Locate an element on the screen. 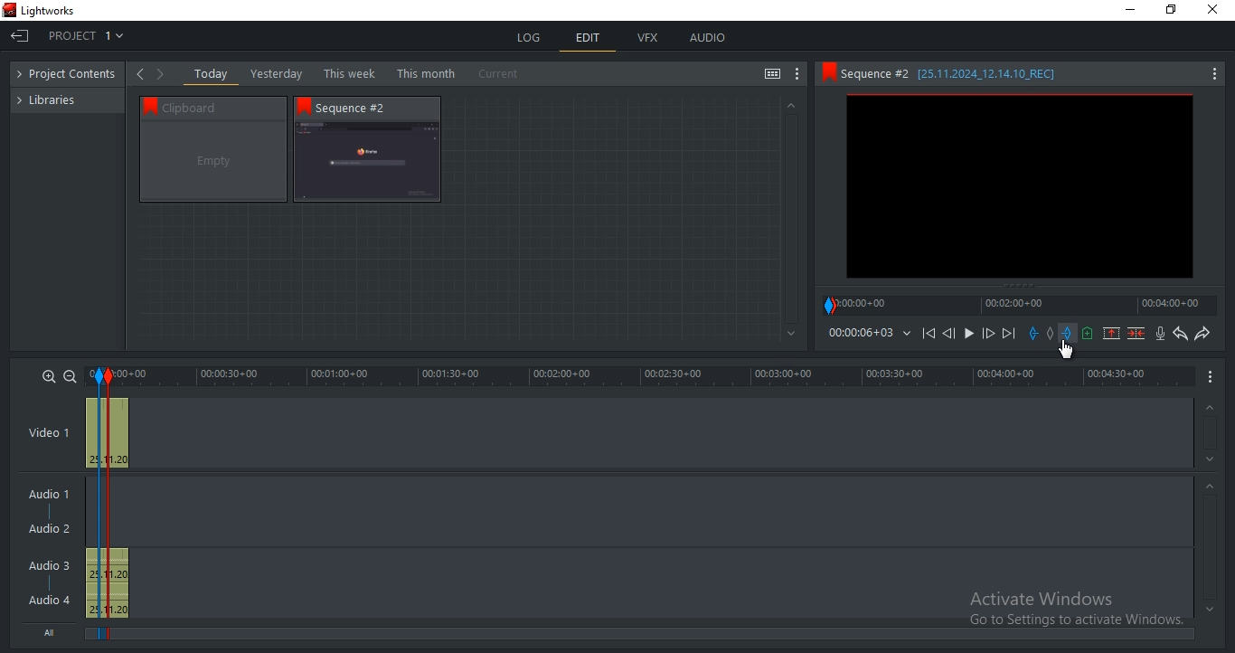  All is located at coordinates (53, 630).